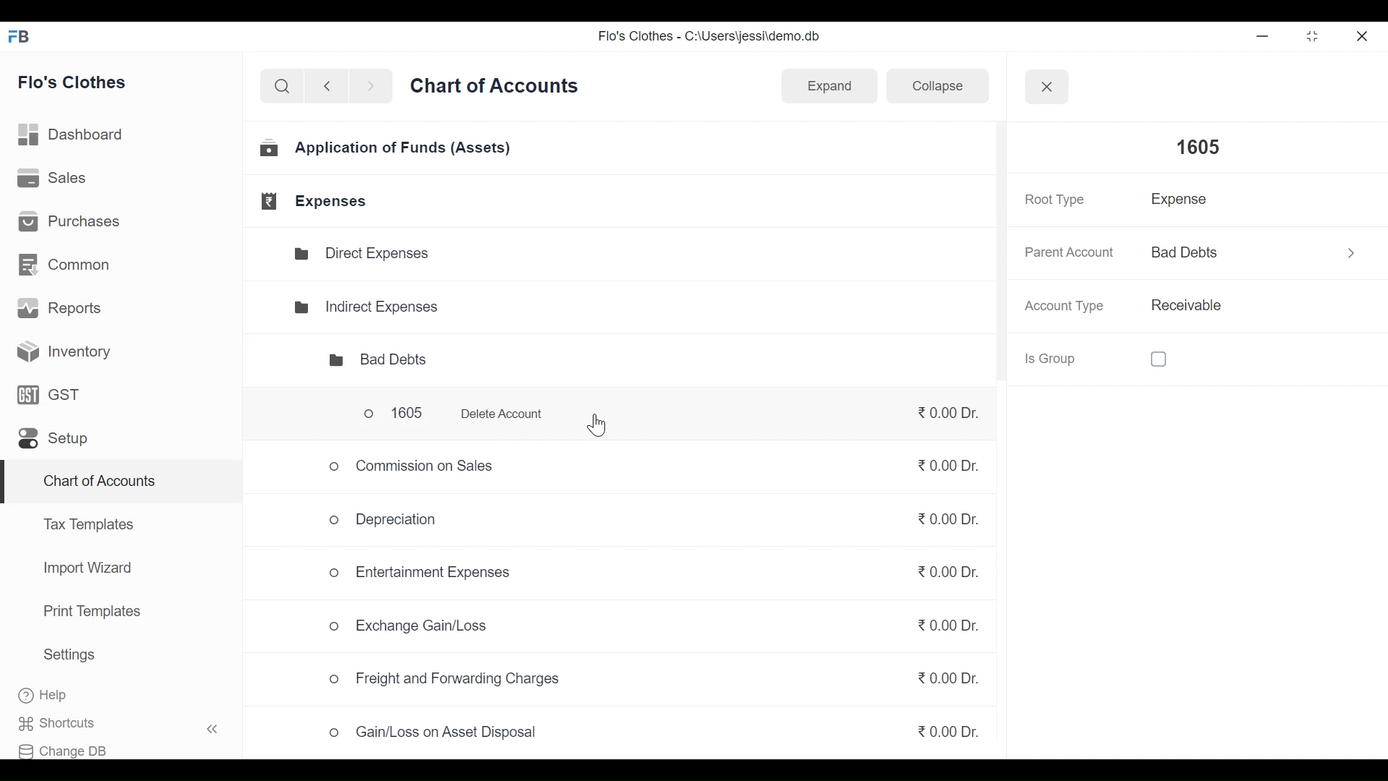 The height and width of the screenshot is (781, 1388). Describe the element at coordinates (1067, 253) in the screenshot. I see `Parent Account` at that location.